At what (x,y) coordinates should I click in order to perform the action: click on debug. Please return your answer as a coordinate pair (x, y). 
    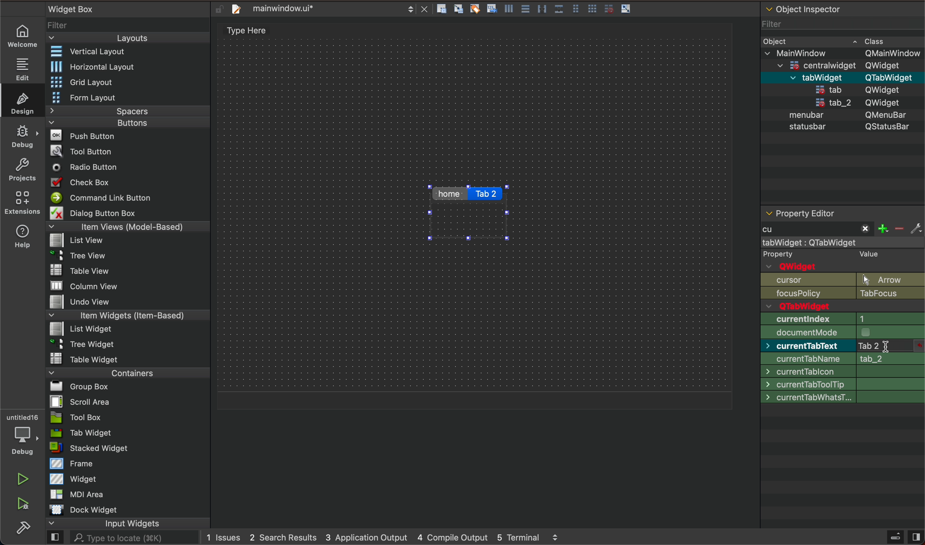
    Looking at the image, I should click on (23, 136).